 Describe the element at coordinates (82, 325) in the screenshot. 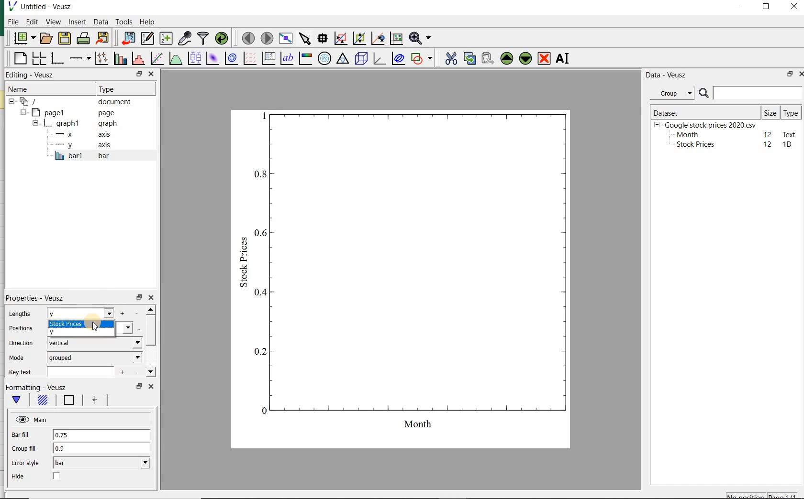

I see `stock prices` at that location.